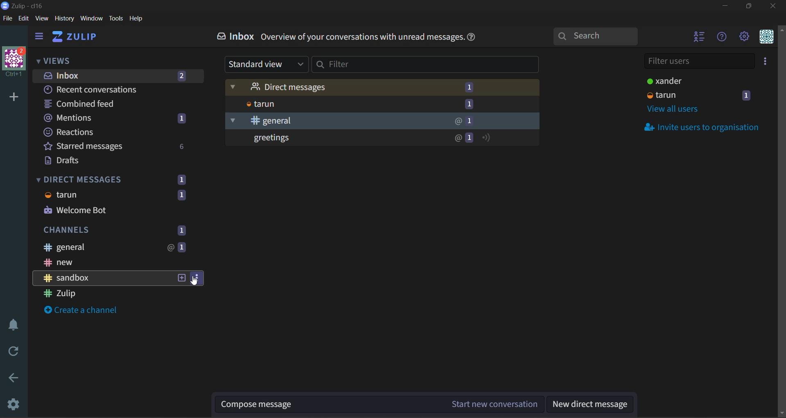  Describe the element at coordinates (700, 81) in the screenshot. I see `users and status` at that location.